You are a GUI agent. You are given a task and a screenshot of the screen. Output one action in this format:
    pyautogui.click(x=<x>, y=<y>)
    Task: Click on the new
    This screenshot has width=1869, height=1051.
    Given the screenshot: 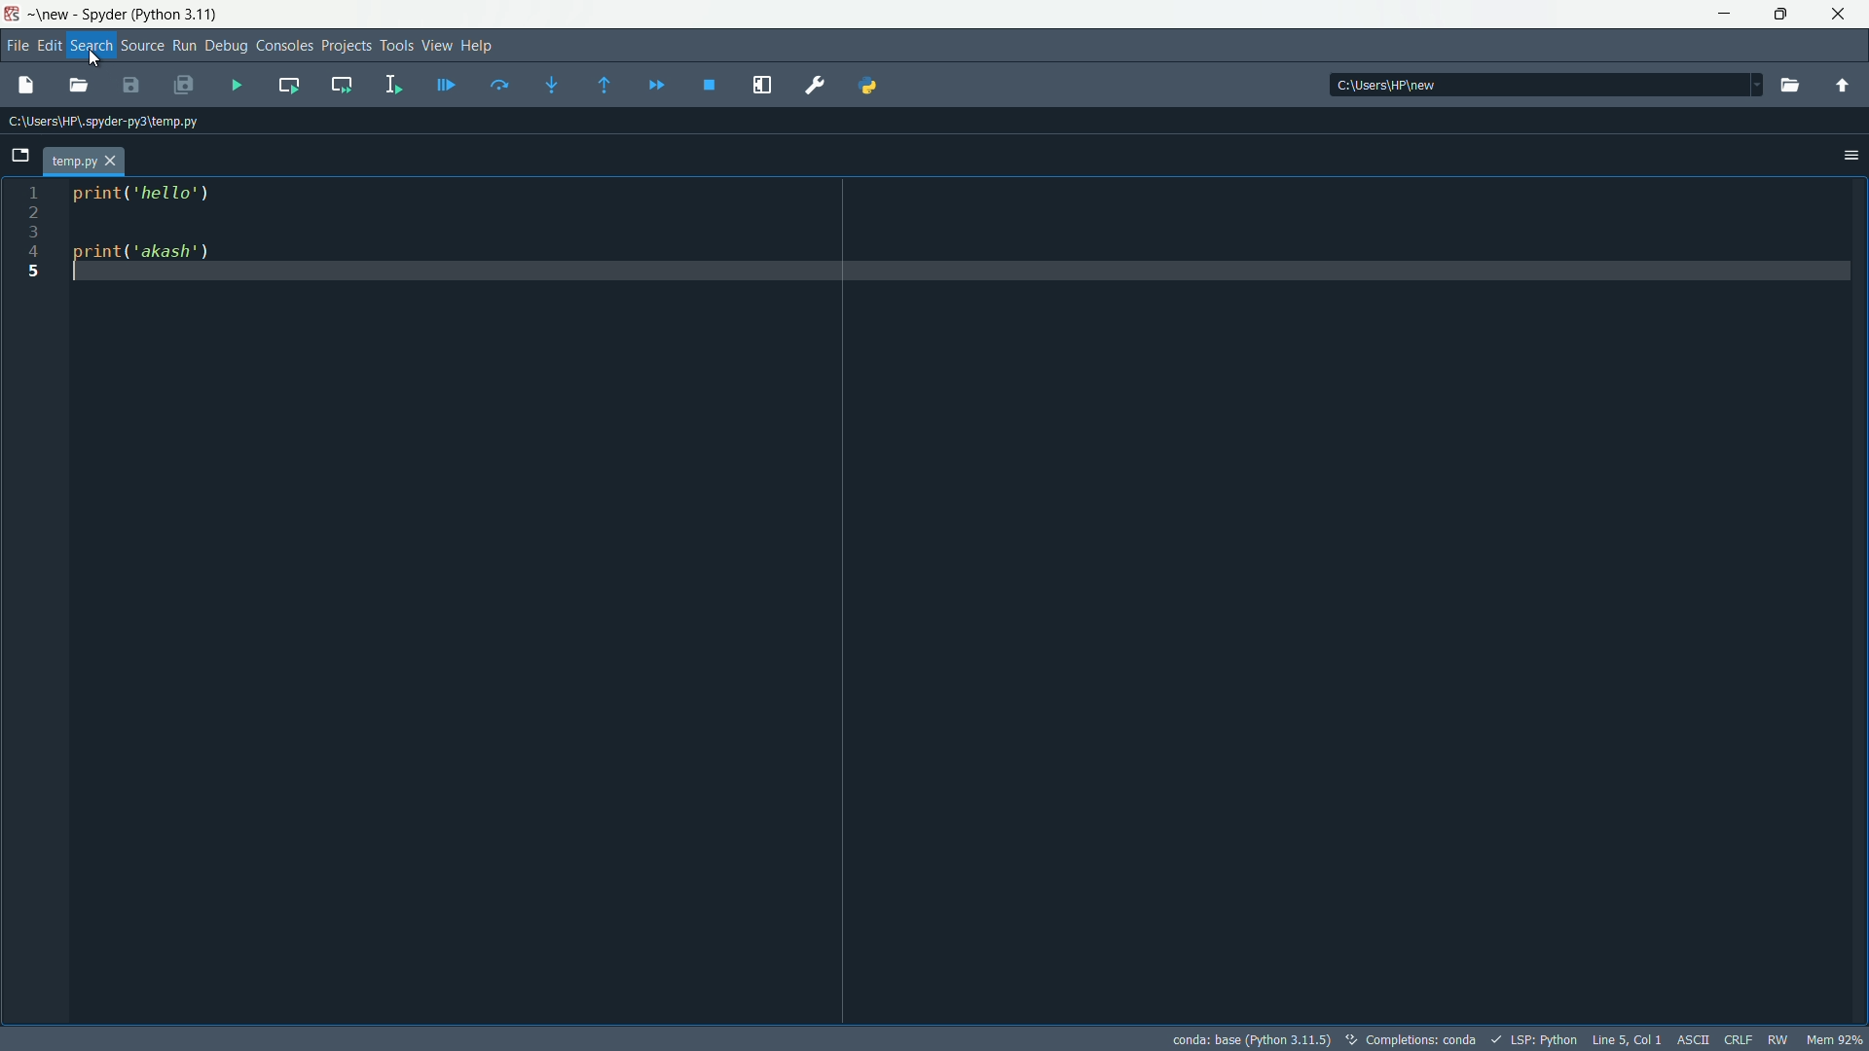 What is the action you would take?
    pyautogui.click(x=52, y=16)
    